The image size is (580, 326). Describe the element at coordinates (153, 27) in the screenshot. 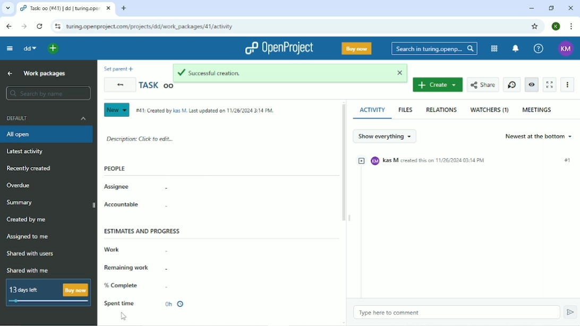

I see `turing.openproject.com/projects/dd/work_packages/41/activity` at that location.